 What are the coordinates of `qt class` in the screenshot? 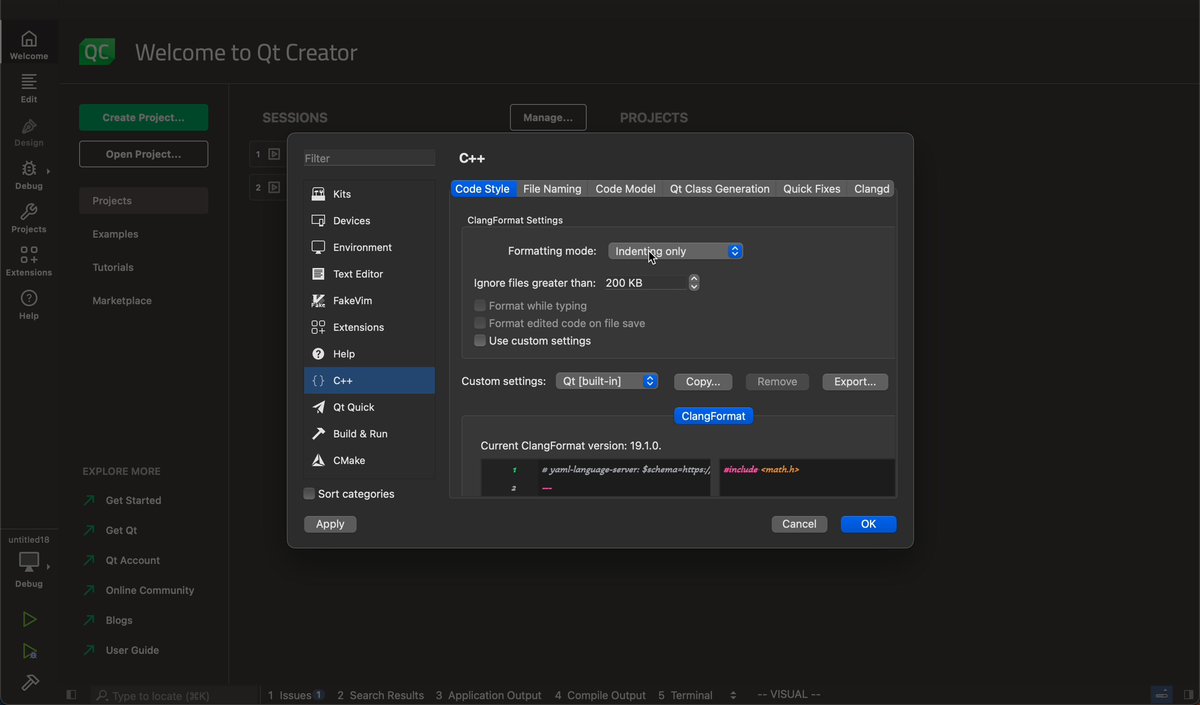 It's located at (720, 189).